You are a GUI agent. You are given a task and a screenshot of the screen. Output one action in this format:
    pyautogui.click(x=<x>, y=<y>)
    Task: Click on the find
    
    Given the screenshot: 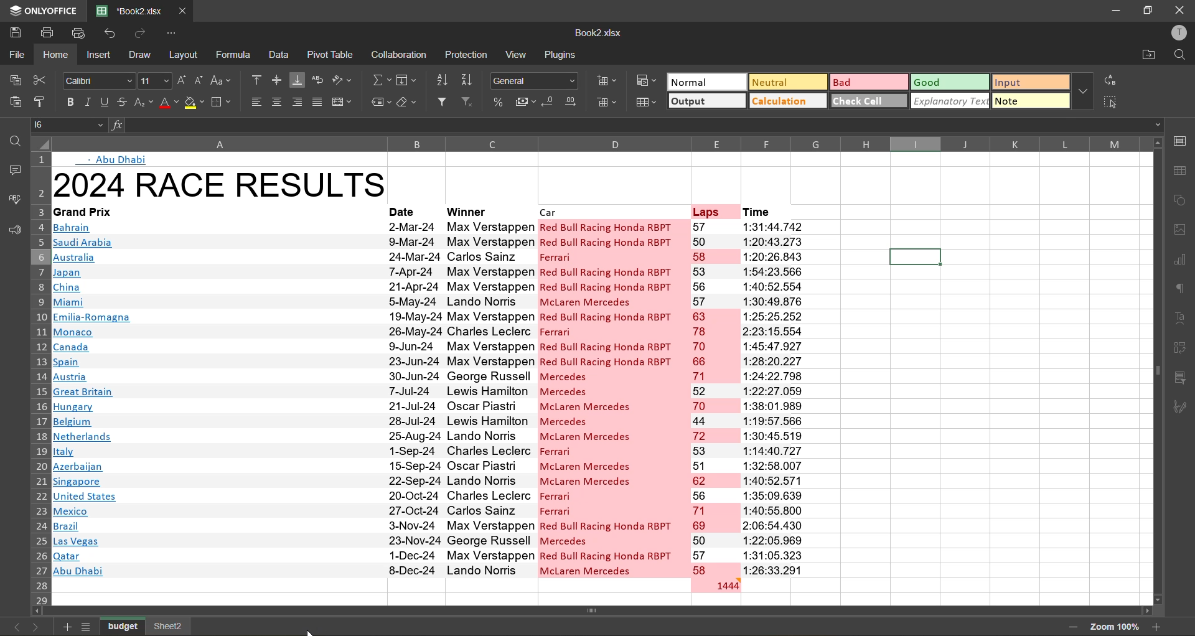 What is the action you would take?
    pyautogui.click(x=12, y=137)
    